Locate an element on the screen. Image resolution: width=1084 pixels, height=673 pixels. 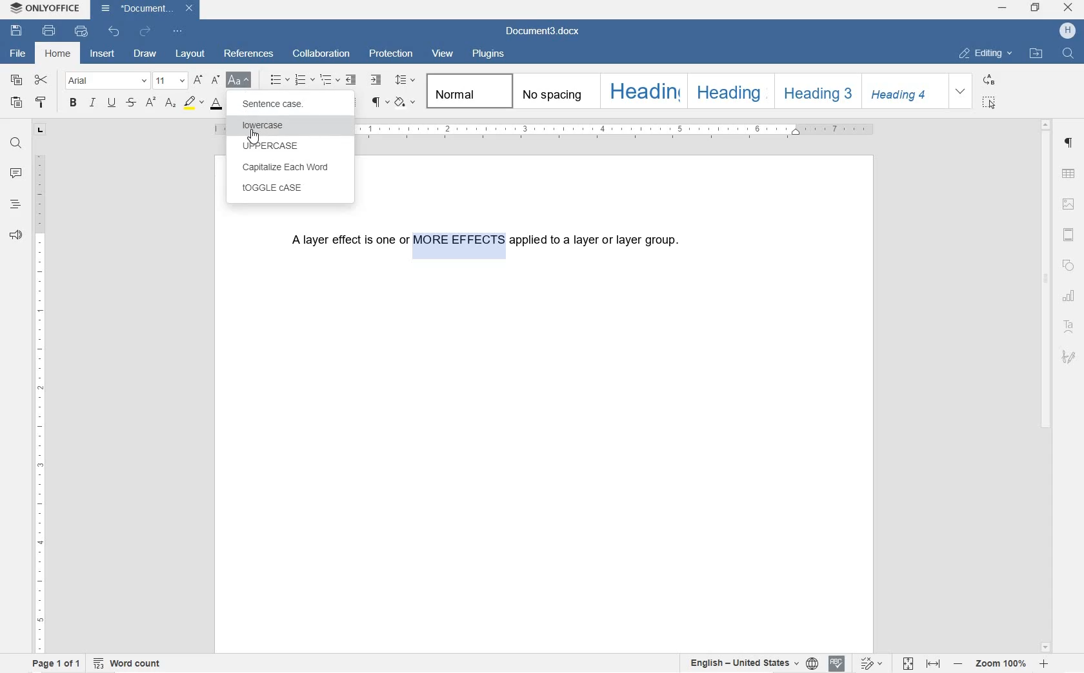
LAYOUT is located at coordinates (190, 53).